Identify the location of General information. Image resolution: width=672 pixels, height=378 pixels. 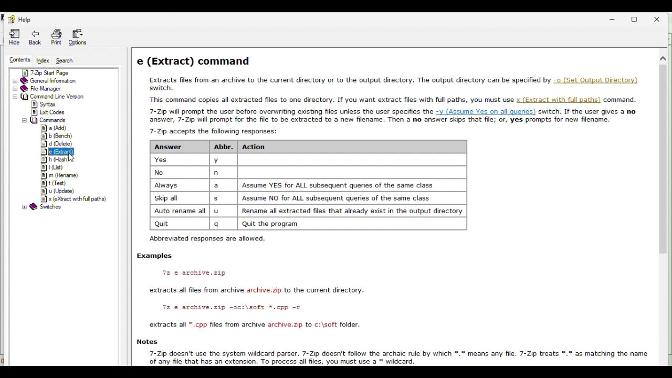
(57, 81).